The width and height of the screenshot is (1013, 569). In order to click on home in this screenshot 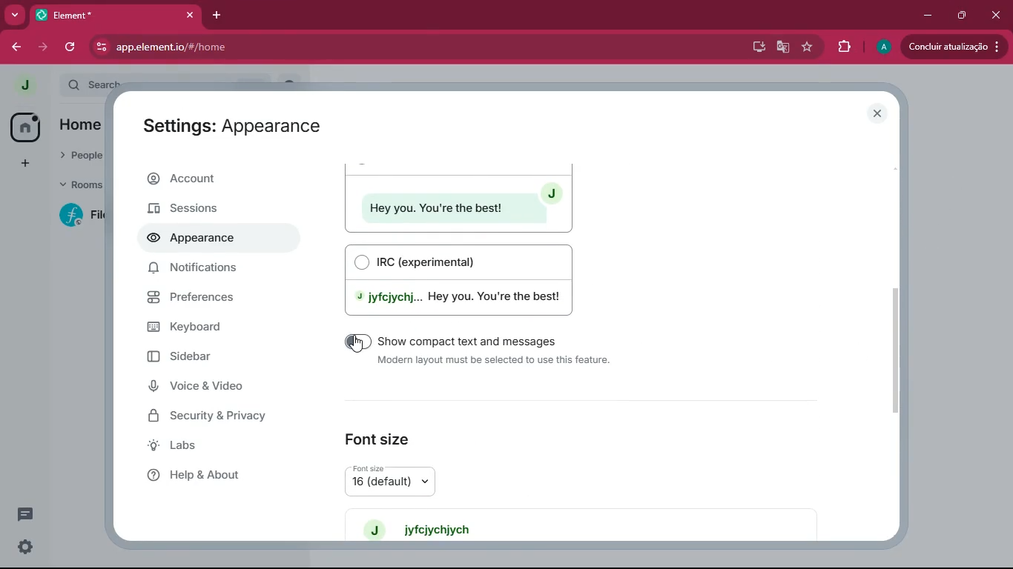, I will do `click(24, 127)`.